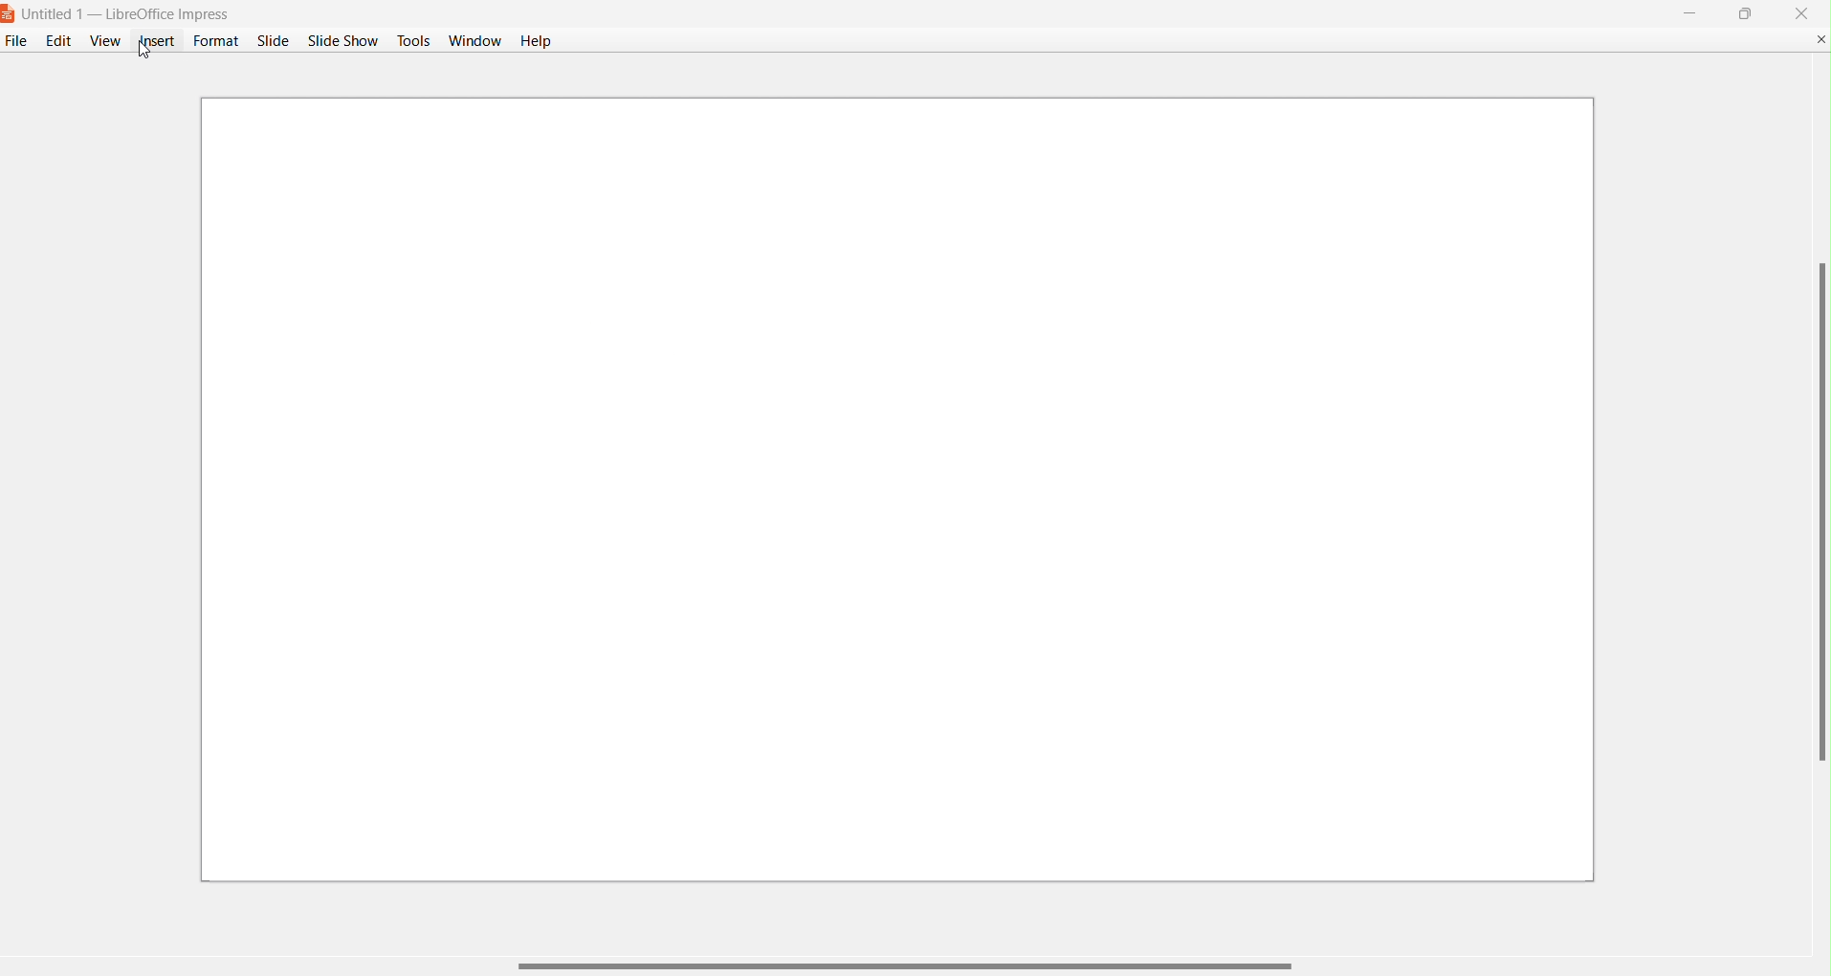 This screenshot has height=976, width=1831. Describe the element at coordinates (898, 489) in the screenshot. I see `Presentation Slide` at that location.